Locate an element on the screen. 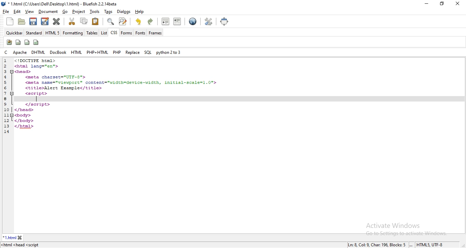  full screen is located at coordinates (226, 22).